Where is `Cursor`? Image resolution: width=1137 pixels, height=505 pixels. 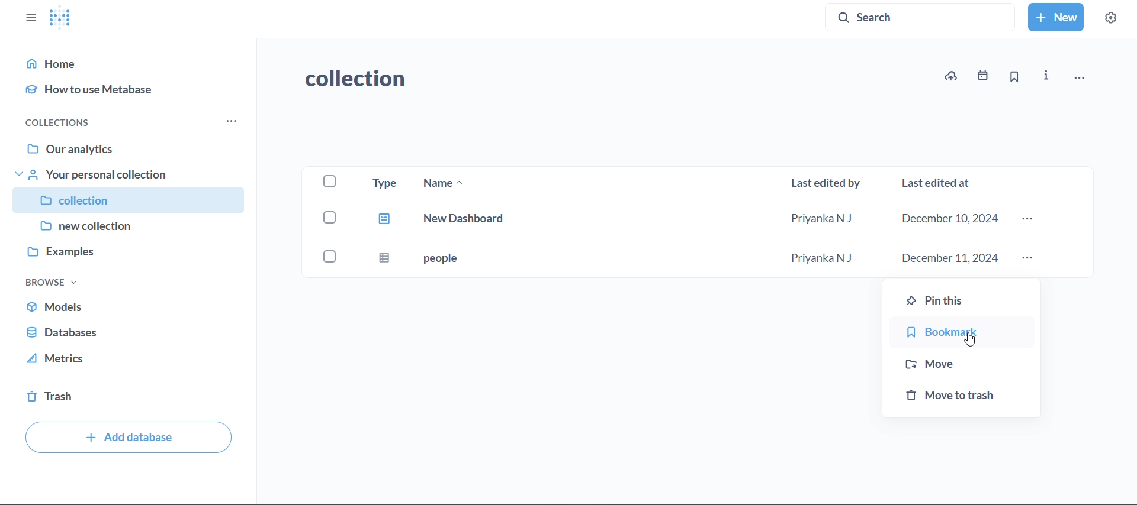 Cursor is located at coordinates (968, 342).